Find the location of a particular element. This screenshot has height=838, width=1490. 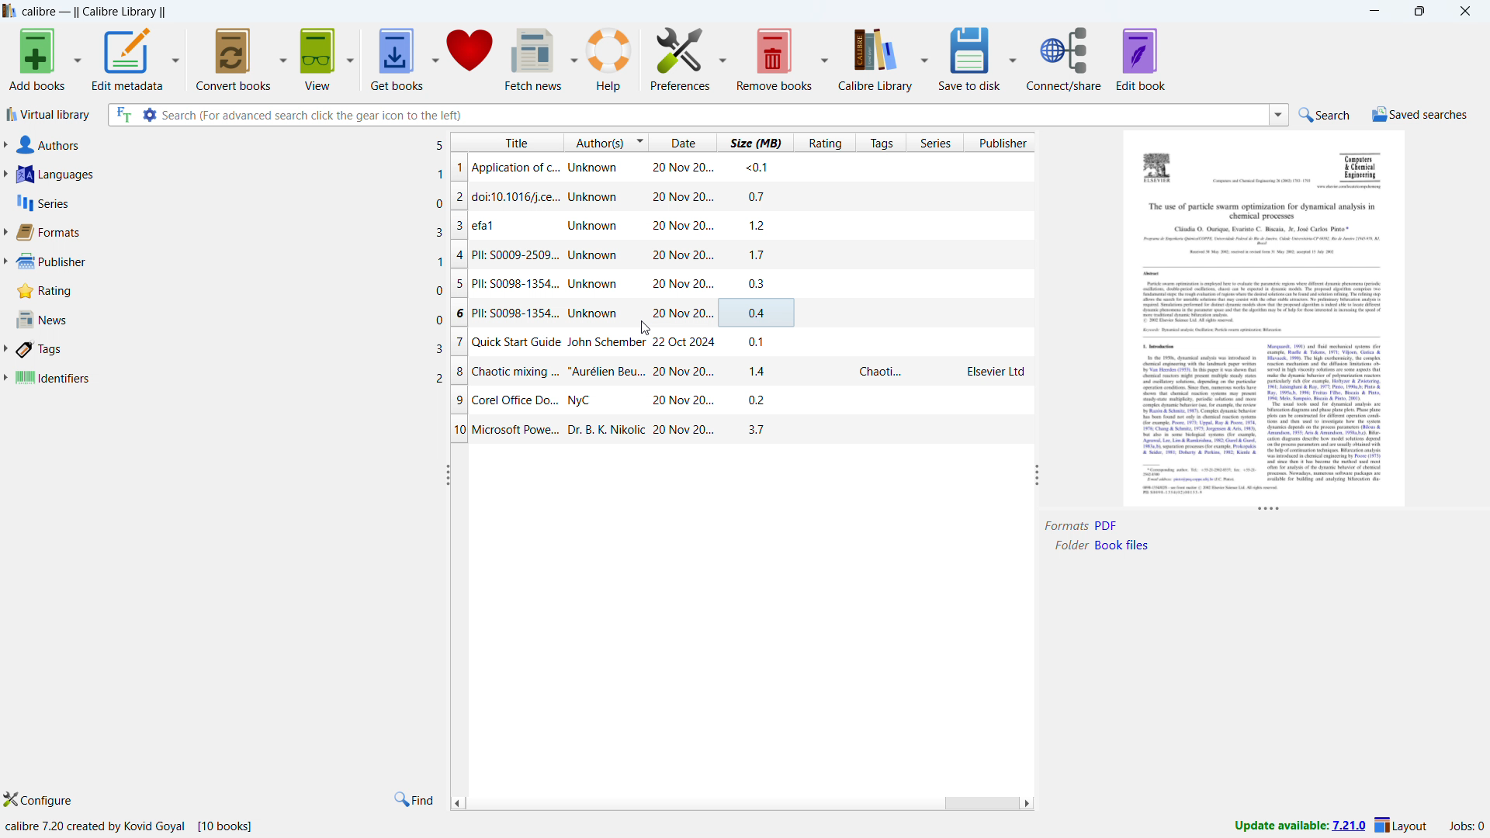

sort by authors is located at coordinates (597, 142).